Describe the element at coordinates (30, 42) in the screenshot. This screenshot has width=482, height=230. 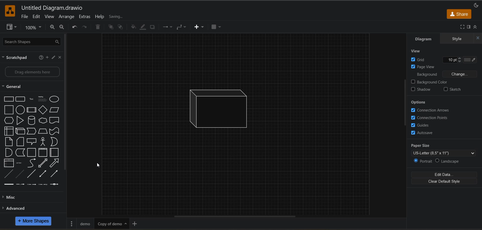
I see `search shapes` at that location.